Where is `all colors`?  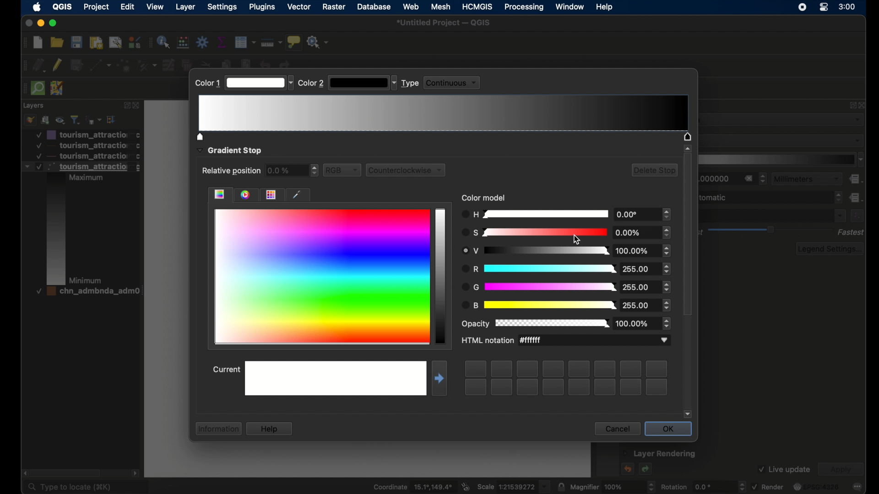 all colors is located at coordinates (321, 276).